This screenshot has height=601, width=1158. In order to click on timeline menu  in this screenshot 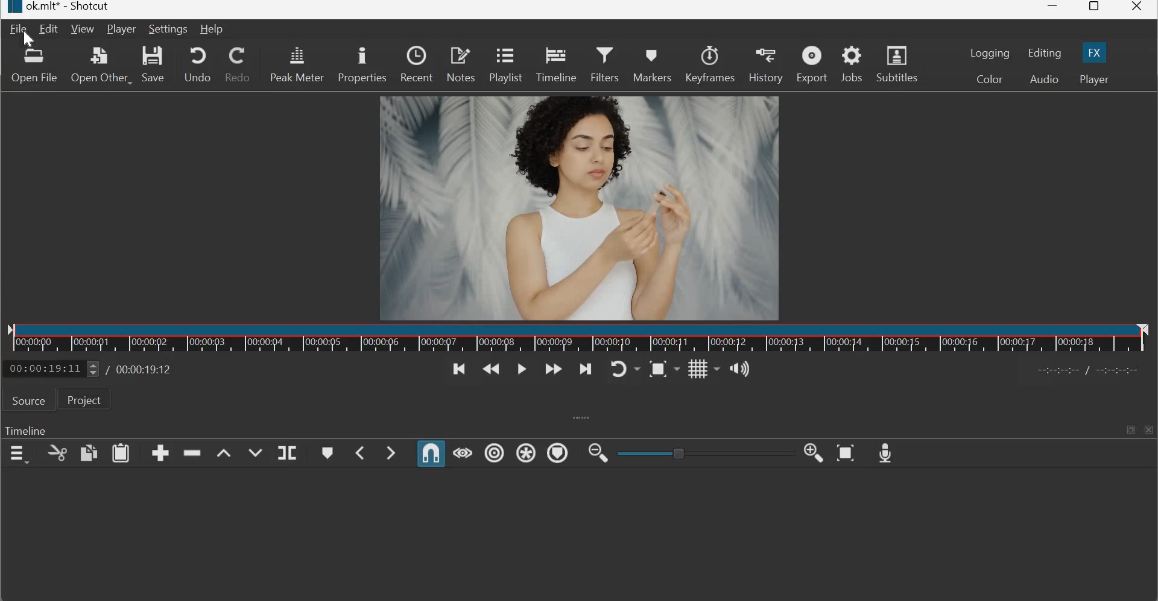, I will do `click(21, 454)`.